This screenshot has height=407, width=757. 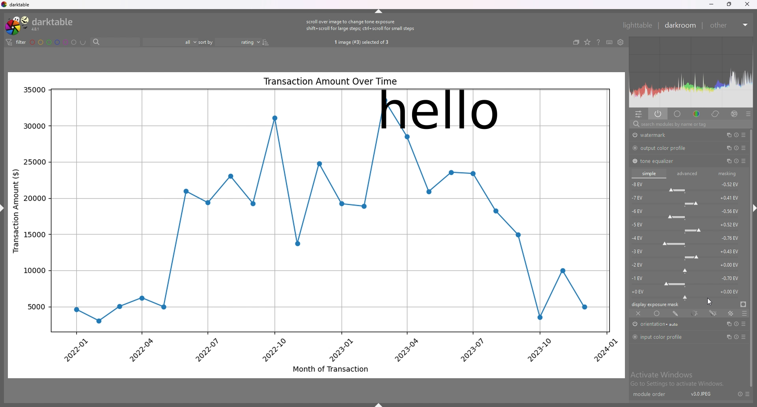 I want to click on filter by images rating, so click(x=170, y=43).